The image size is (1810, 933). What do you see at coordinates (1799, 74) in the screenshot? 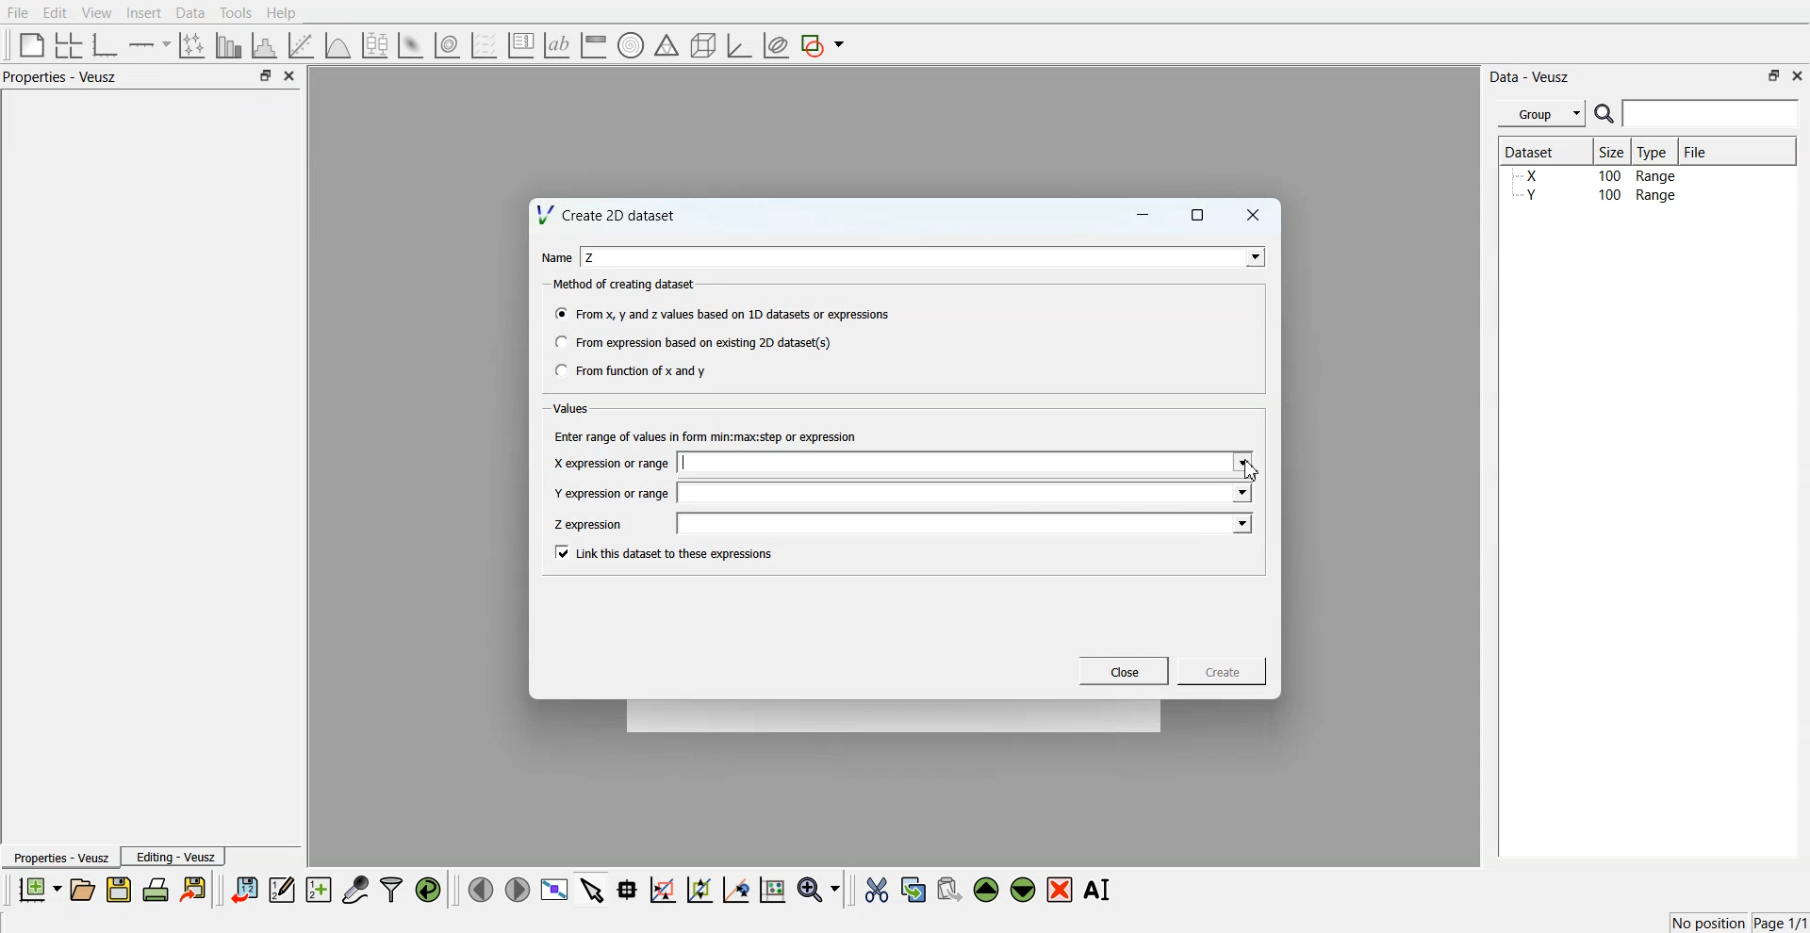
I see `Close` at bounding box center [1799, 74].